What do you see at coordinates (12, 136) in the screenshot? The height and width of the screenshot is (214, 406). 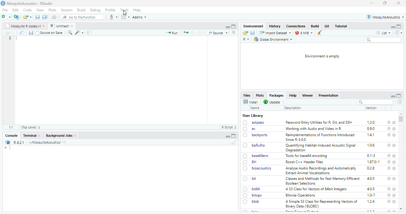 I see `Console` at bounding box center [12, 136].